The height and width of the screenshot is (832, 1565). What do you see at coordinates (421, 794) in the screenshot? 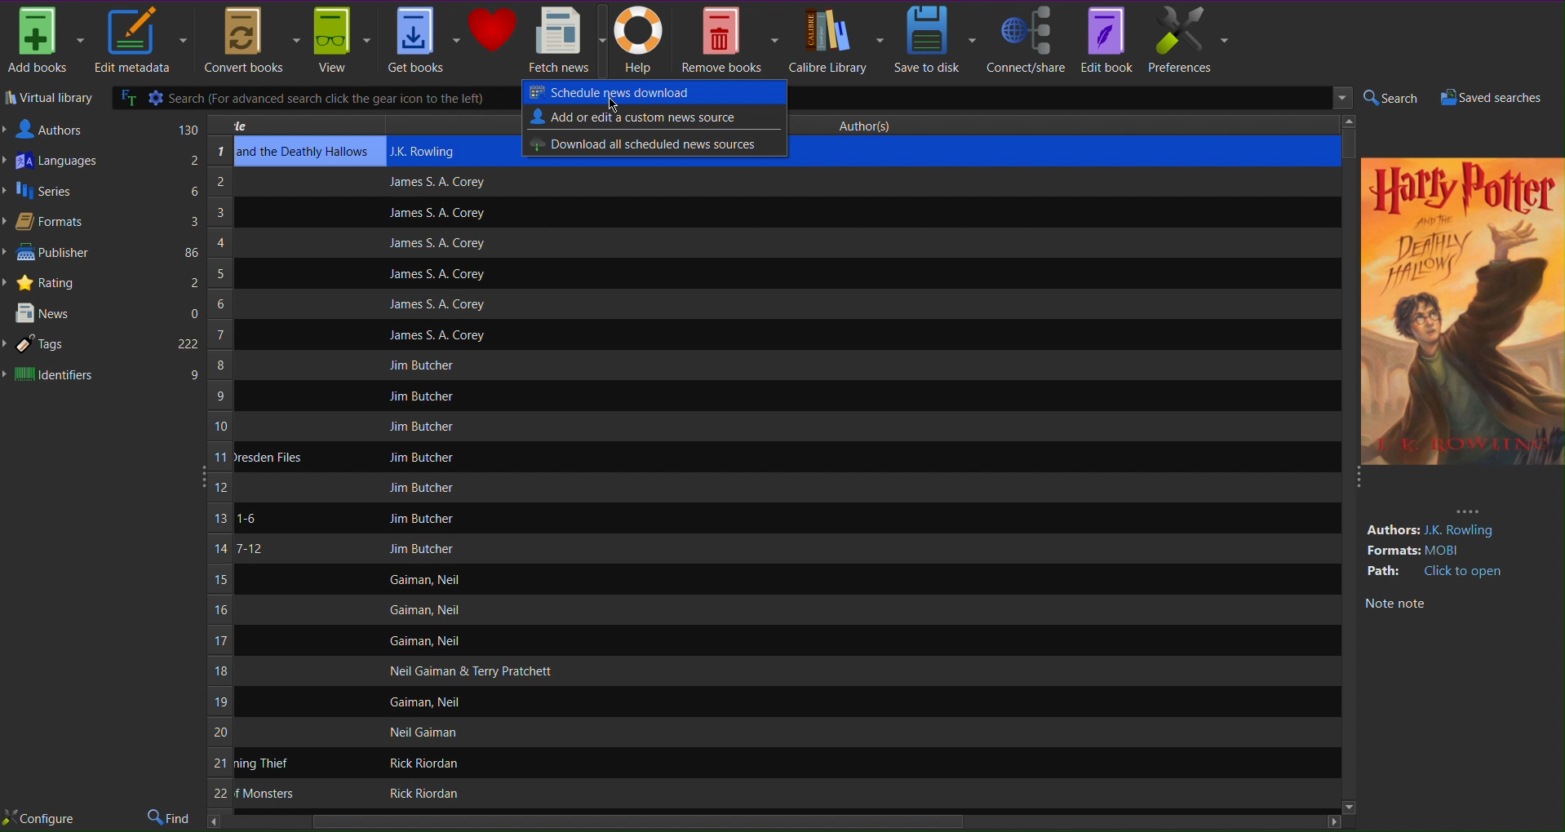
I see `Rick Riordan` at bounding box center [421, 794].